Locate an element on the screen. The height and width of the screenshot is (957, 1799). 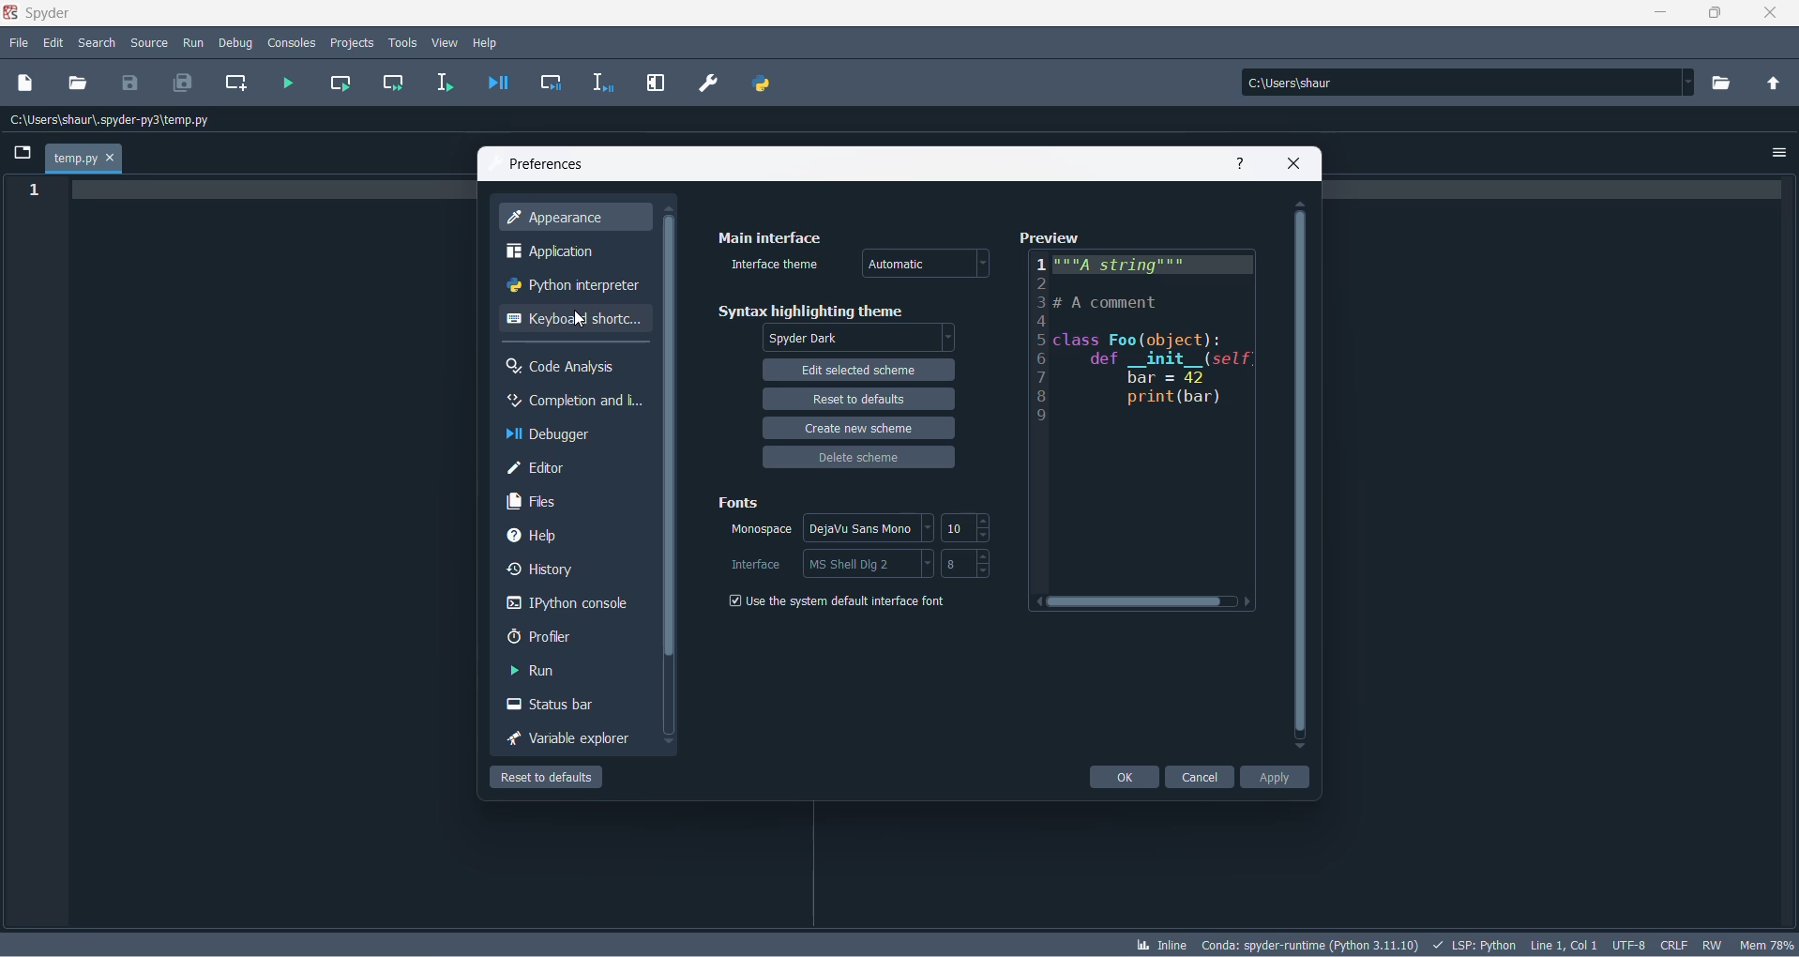
PYTHON PATH MANAGER is located at coordinates (761, 81).